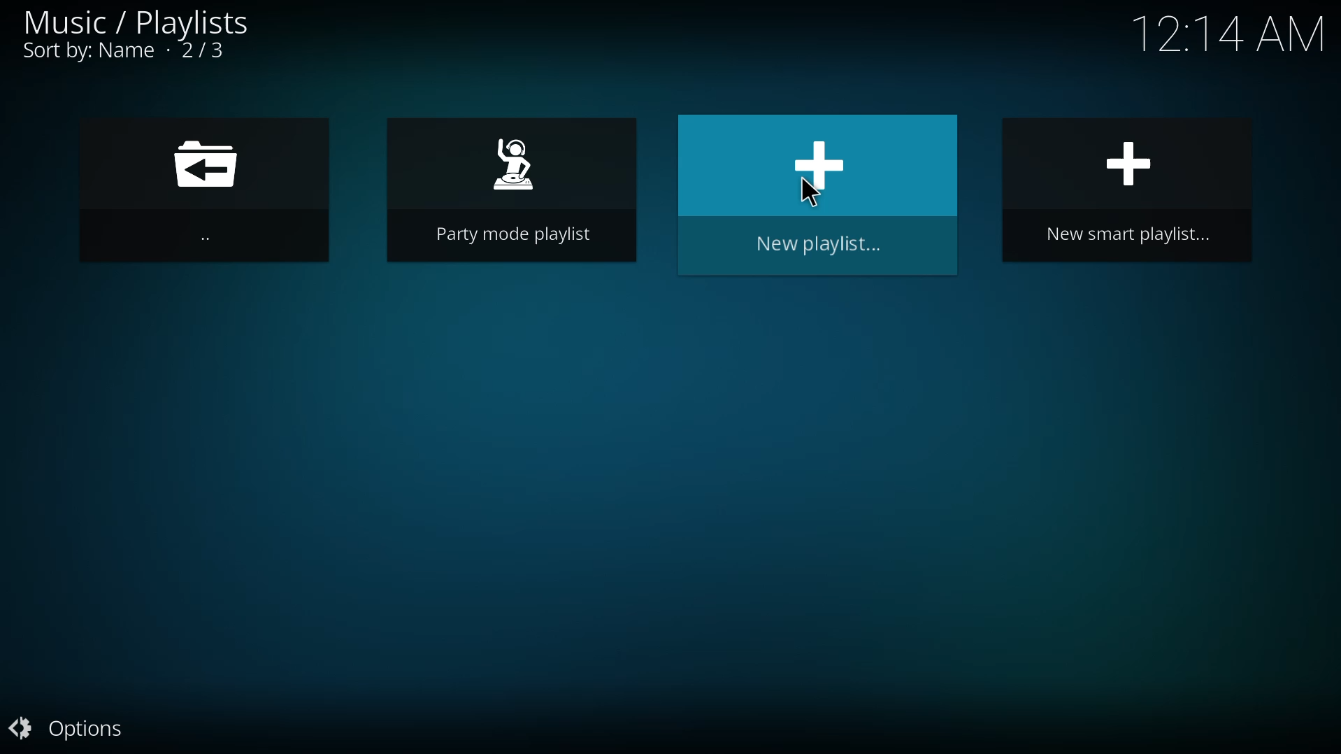 This screenshot has height=754, width=1341. I want to click on time, so click(1230, 33).